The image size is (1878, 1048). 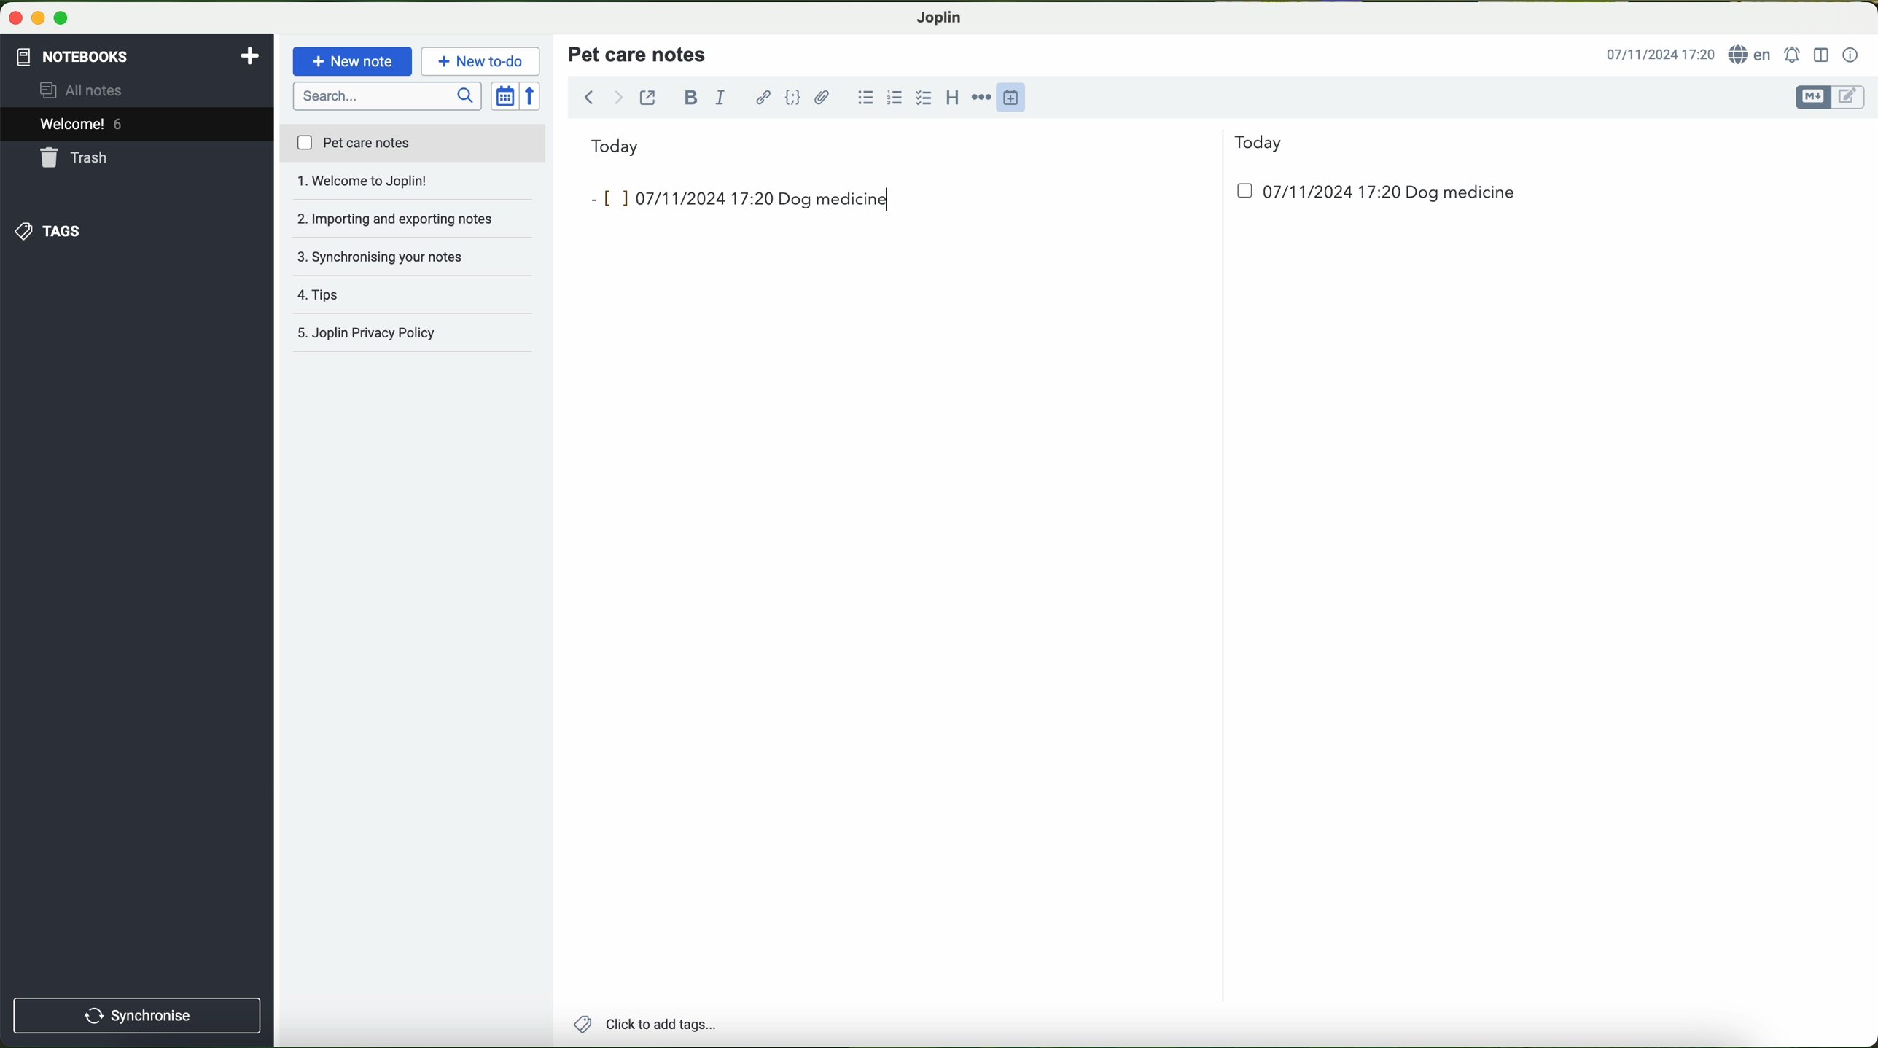 I want to click on cursor on new to-do button , so click(x=483, y=62).